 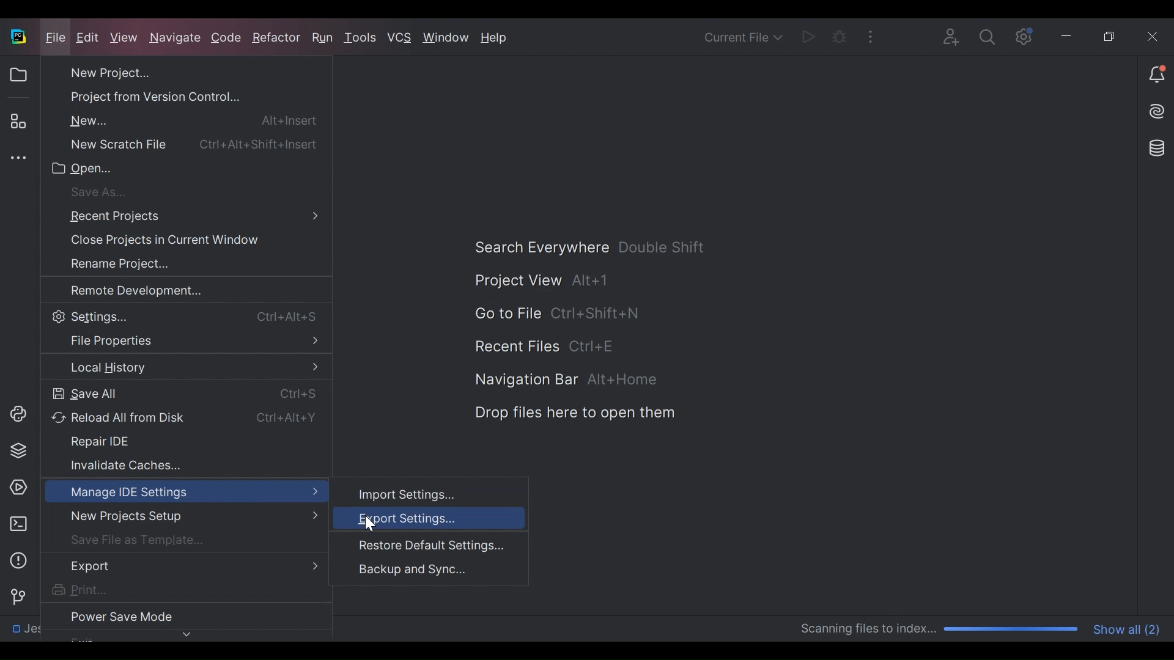 I want to click on Scanning Progress, so click(x=940, y=629).